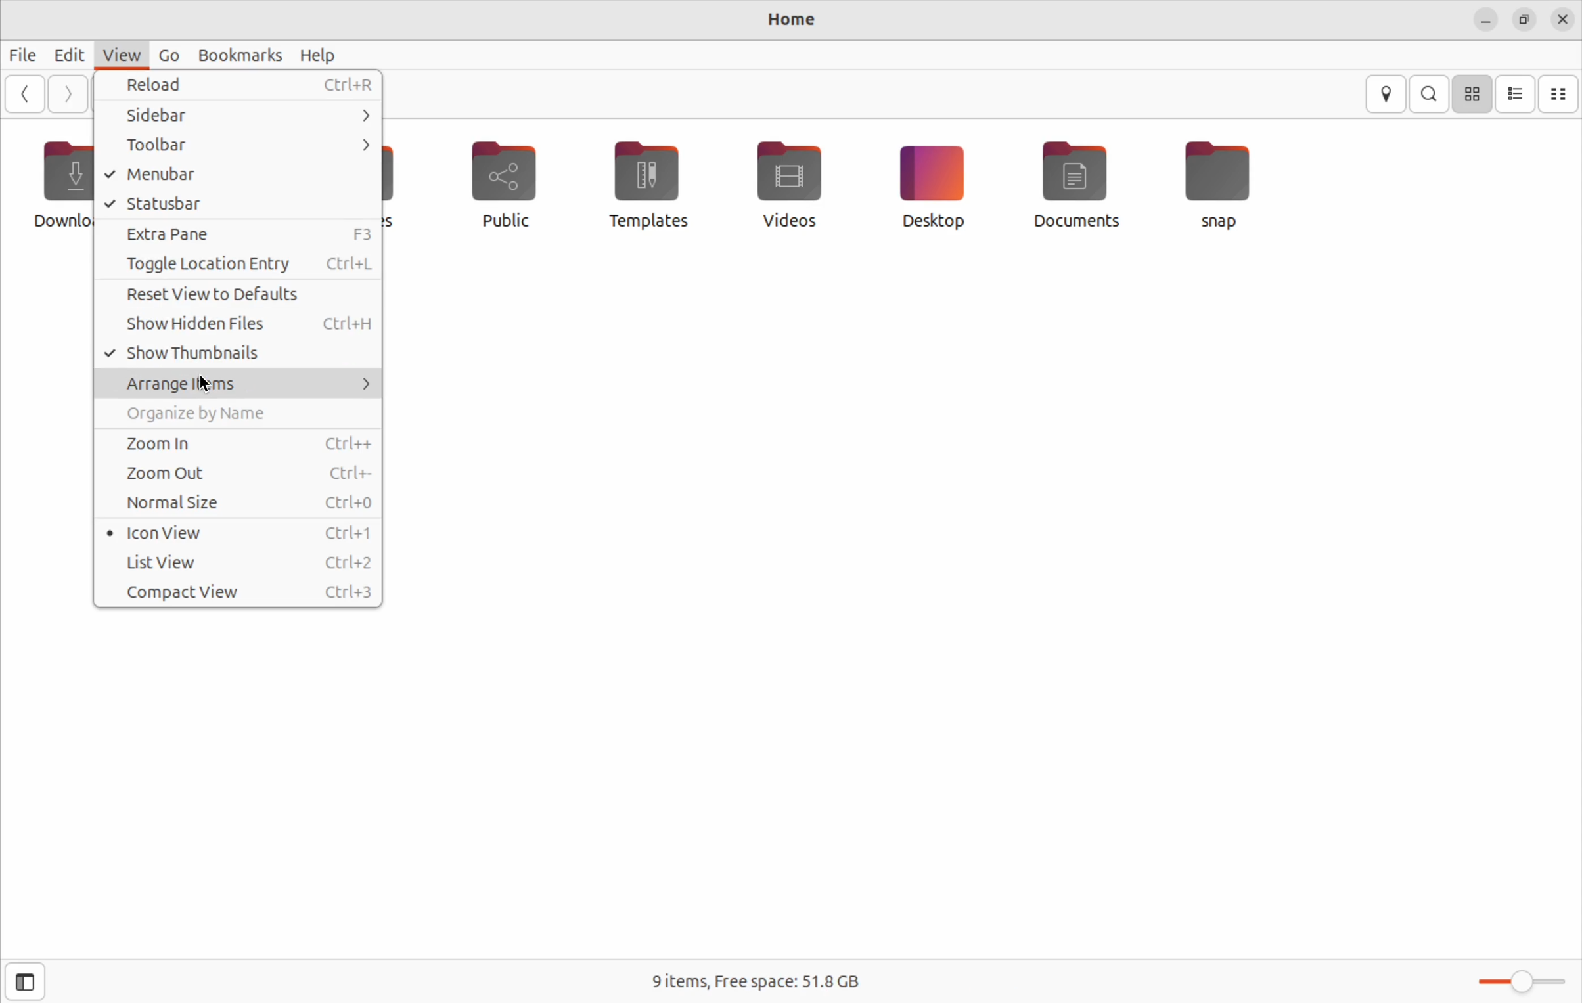  What do you see at coordinates (237, 174) in the screenshot?
I see `menu bar` at bounding box center [237, 174].